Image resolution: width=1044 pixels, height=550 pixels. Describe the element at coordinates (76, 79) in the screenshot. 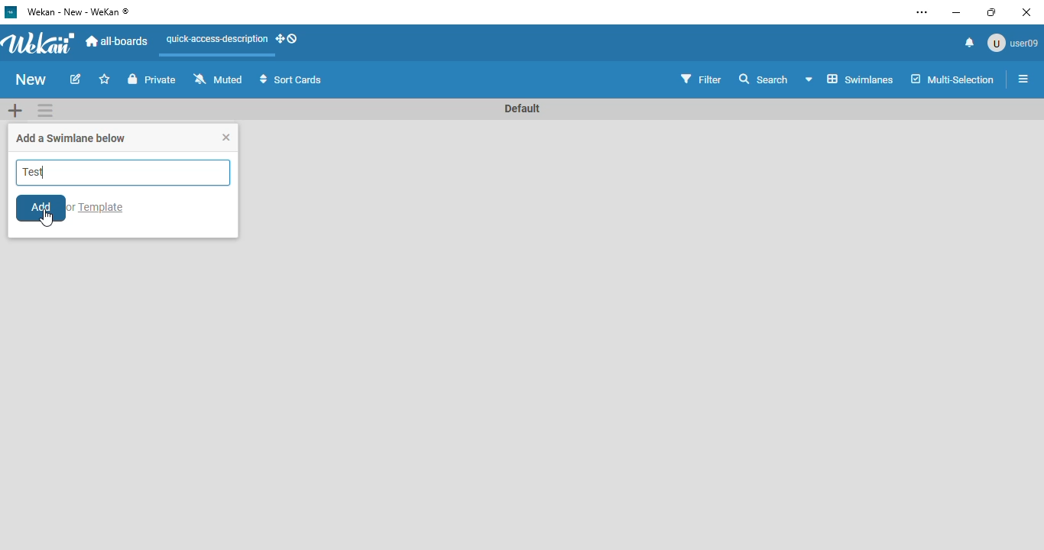

I see `edit` at that location.